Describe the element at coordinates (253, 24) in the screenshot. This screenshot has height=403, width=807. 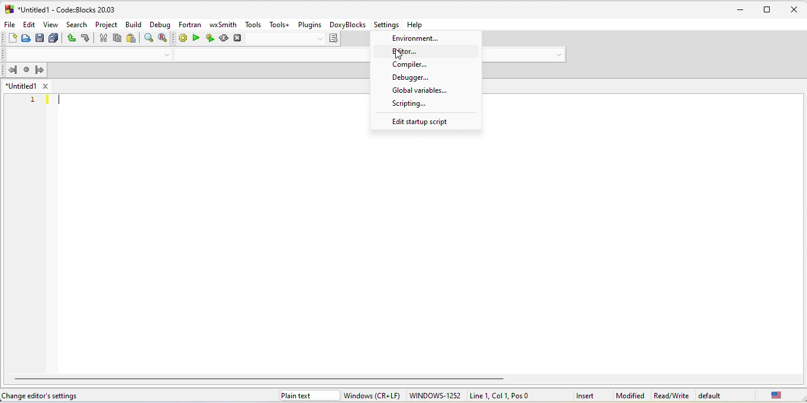
I see `tools` at that location.